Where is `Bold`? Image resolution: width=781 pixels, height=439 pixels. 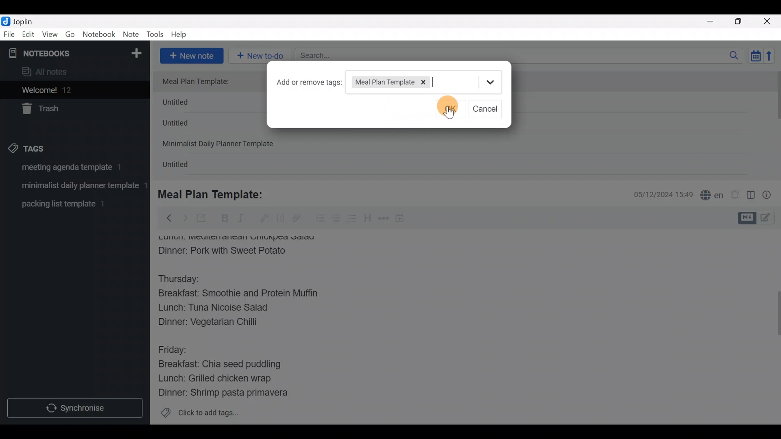 Bold is located at coordinates (224, 219).